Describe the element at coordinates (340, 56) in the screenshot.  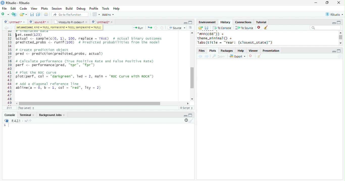
I see `refresh` at that location.